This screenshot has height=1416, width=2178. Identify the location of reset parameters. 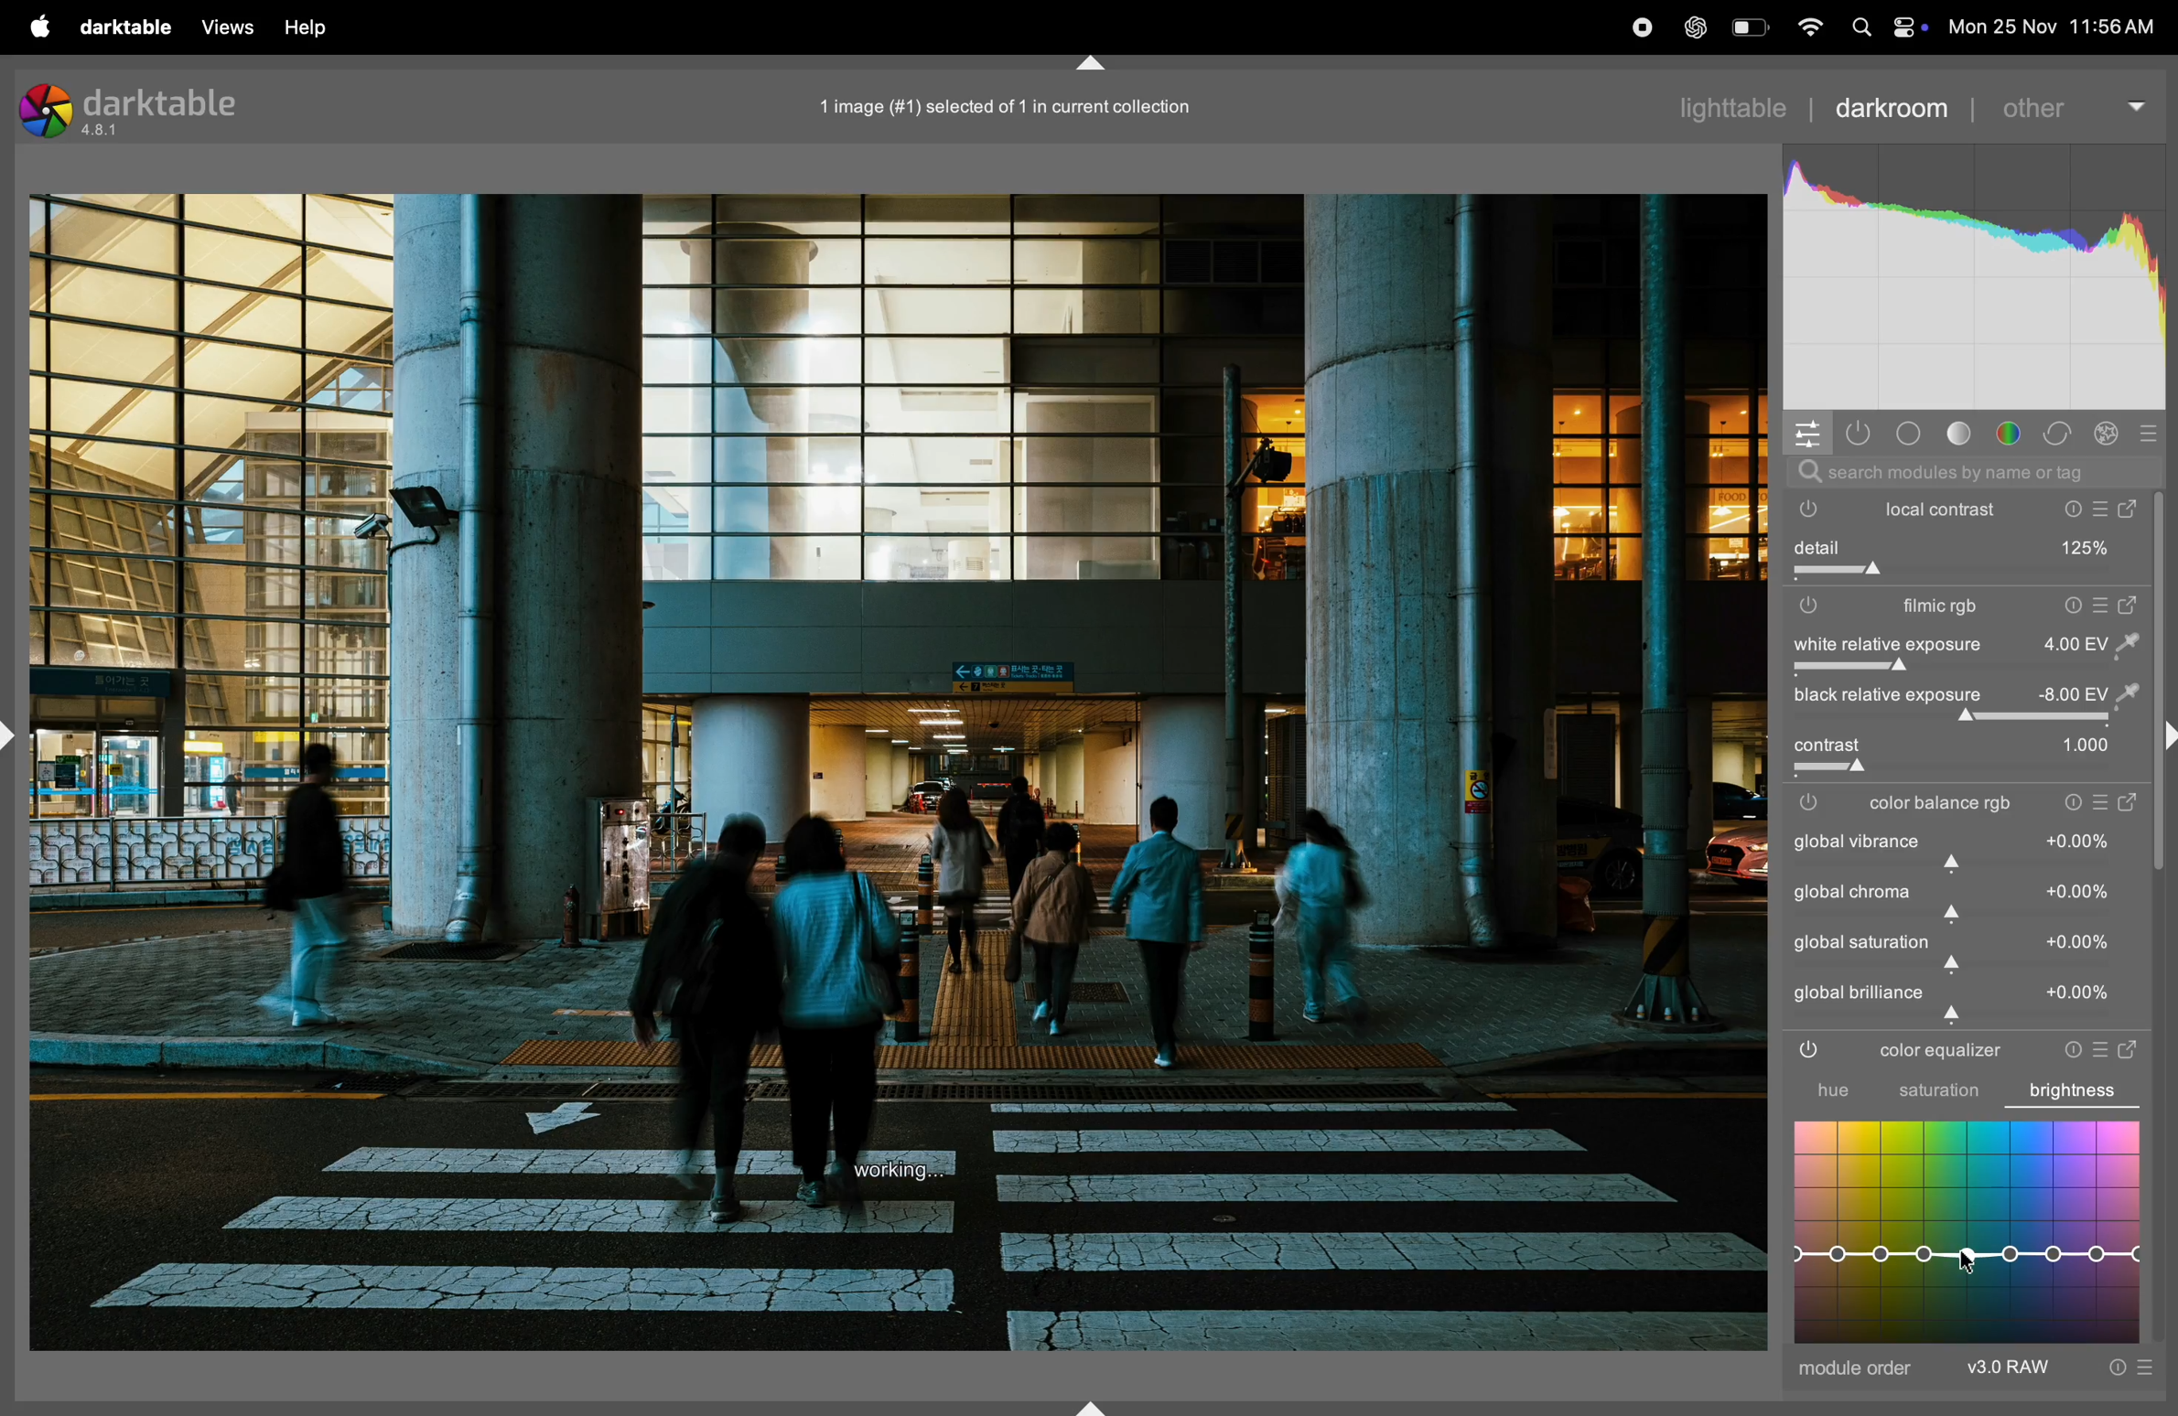
(2071, 804).